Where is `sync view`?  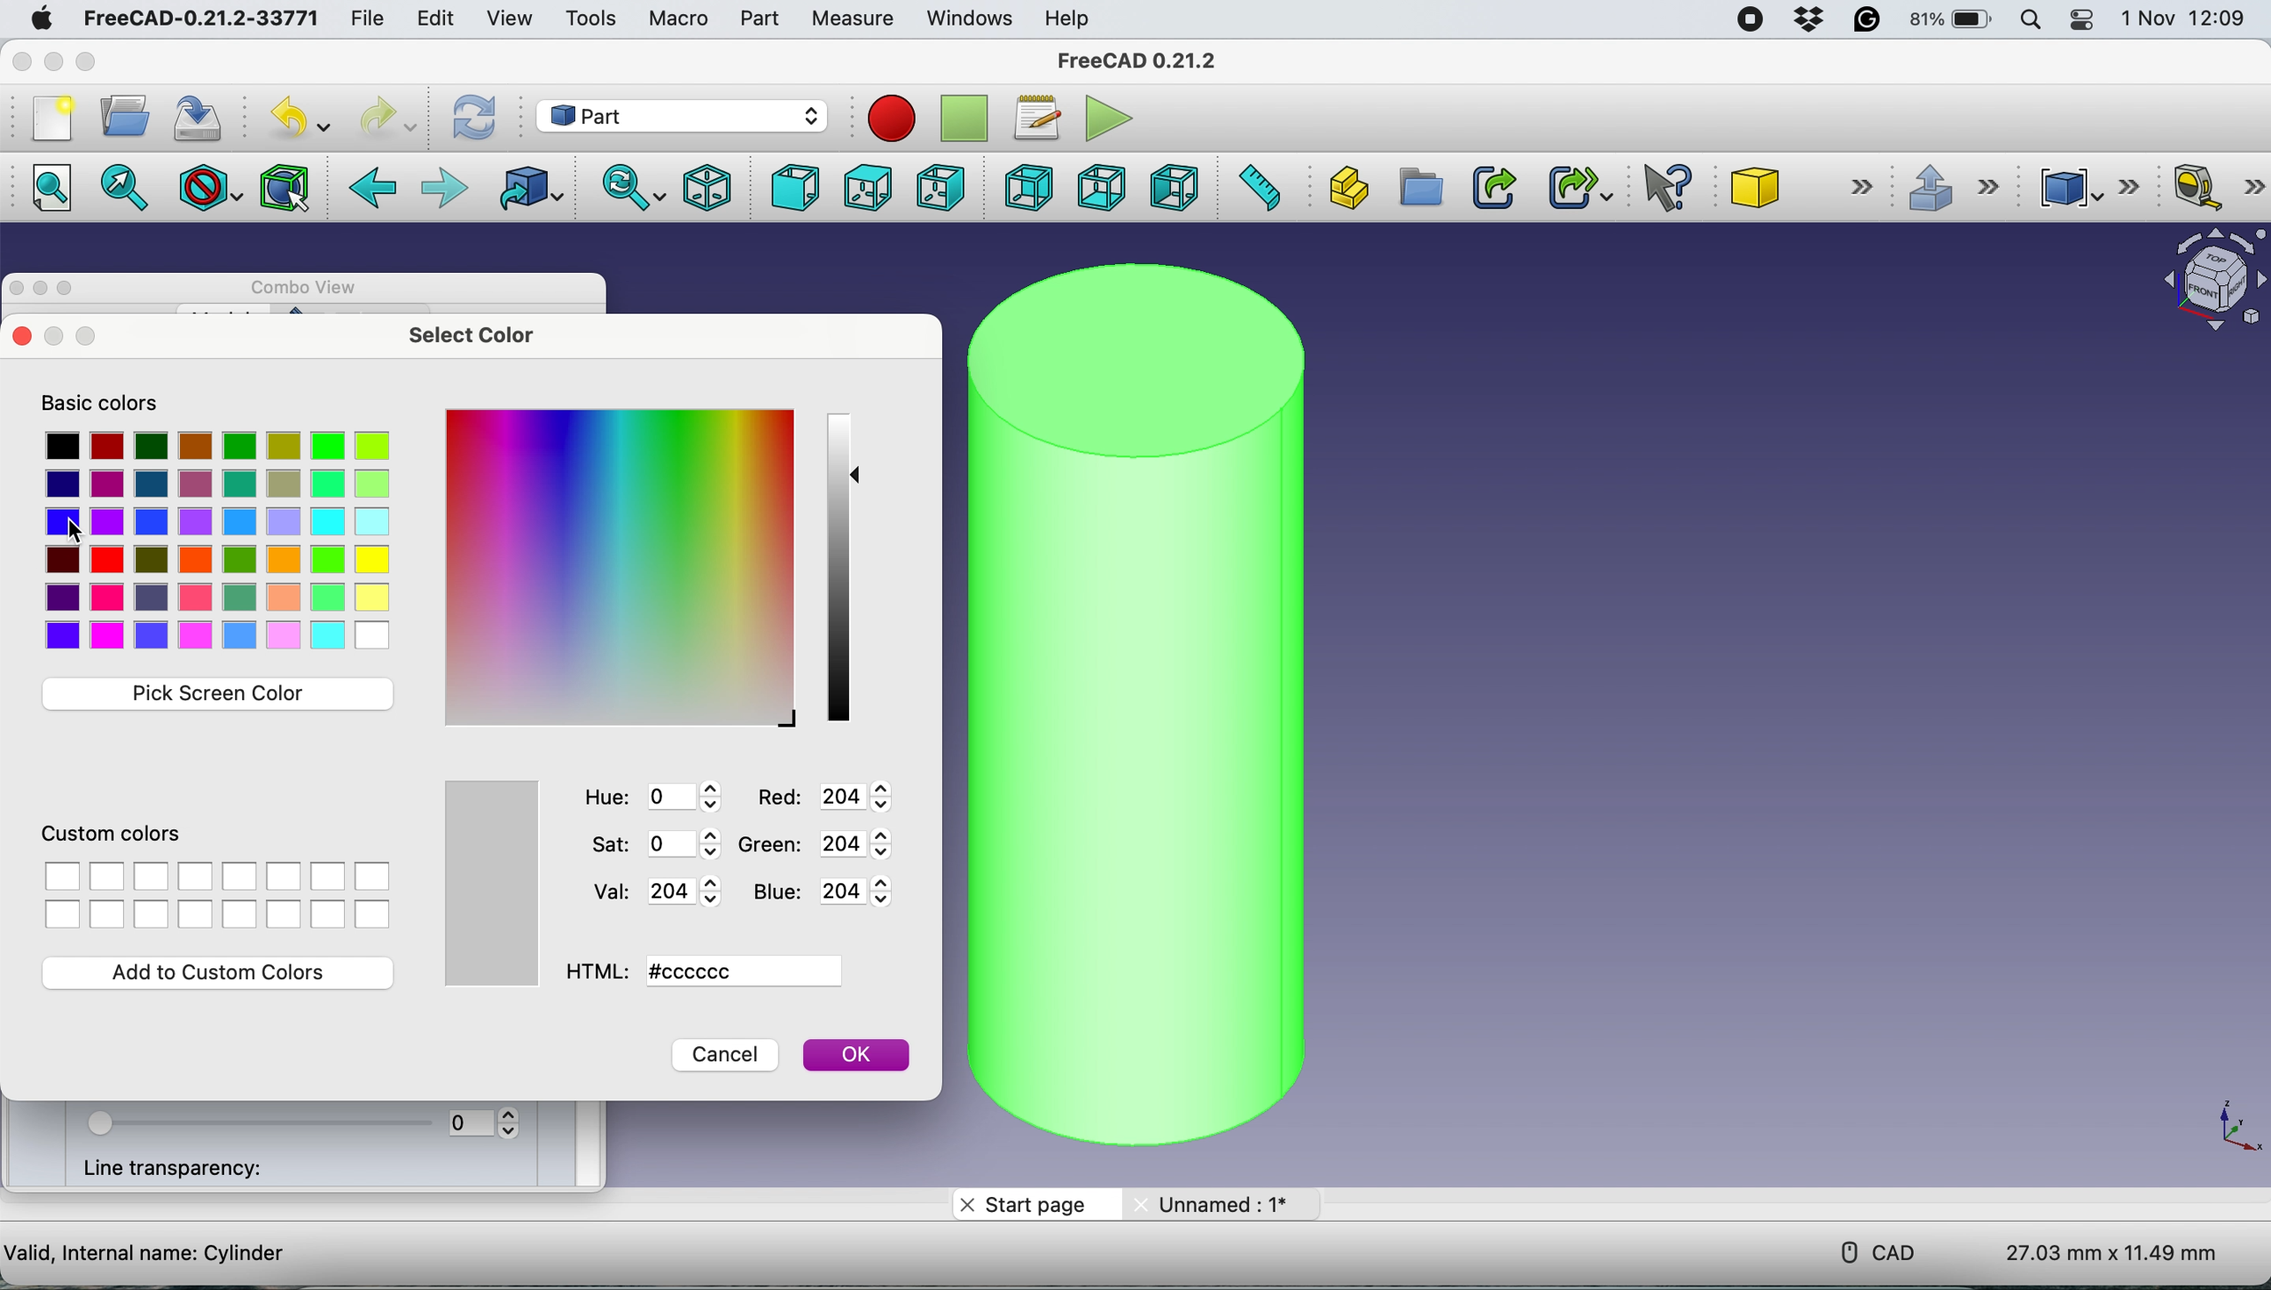 sync view is located at coordinates (629, 187).